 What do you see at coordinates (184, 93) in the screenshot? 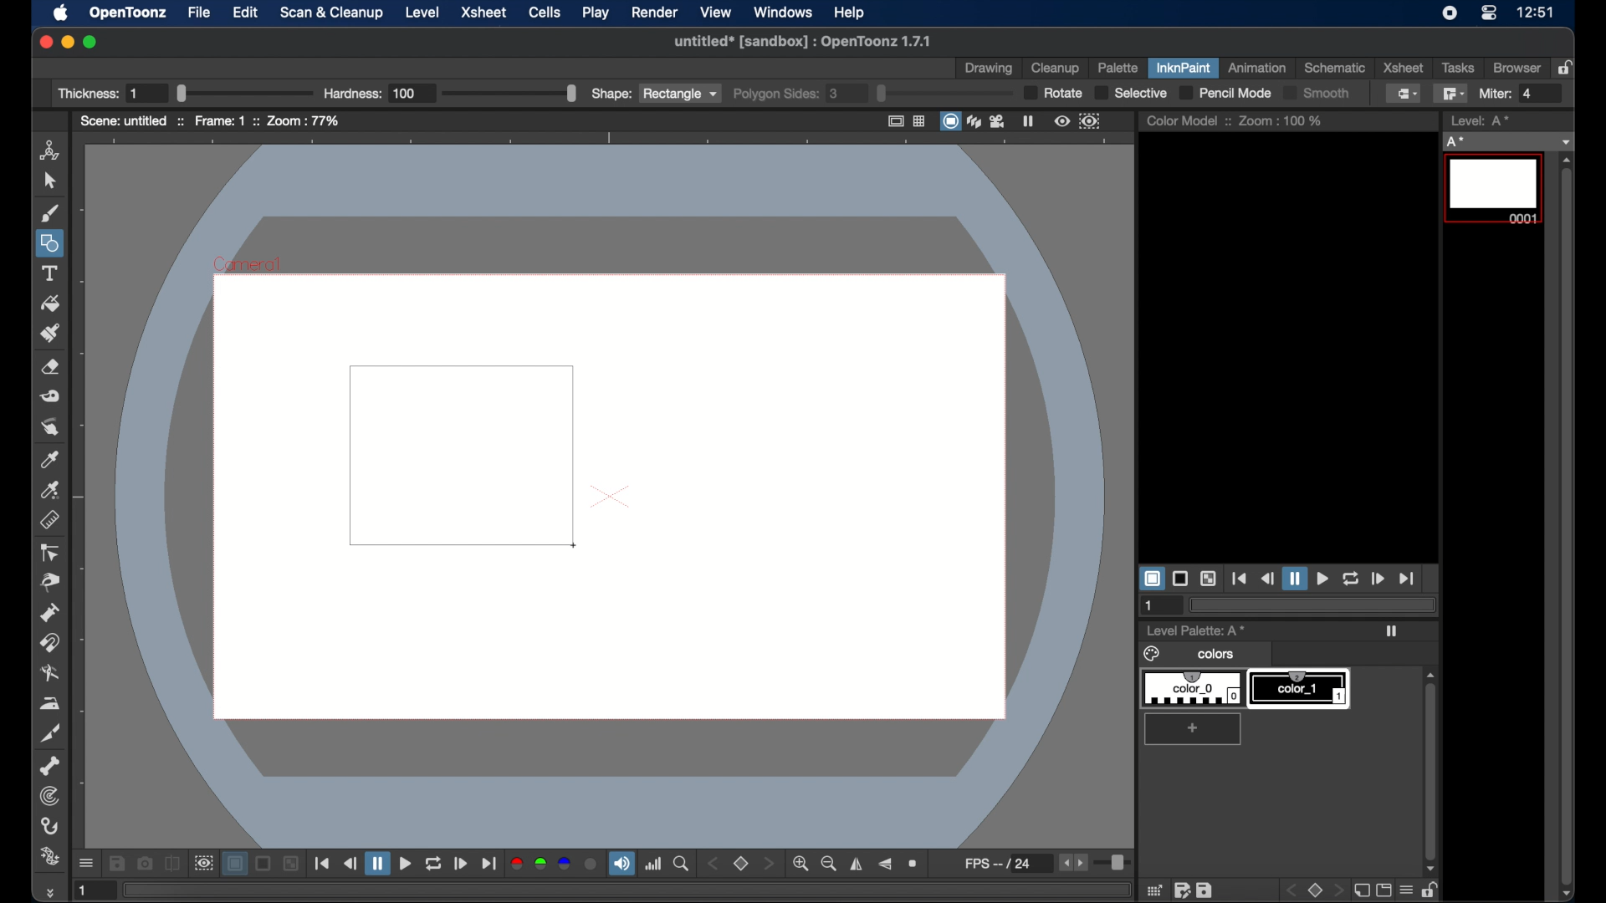
I see `Thickness` at bounding box center [184, 93].